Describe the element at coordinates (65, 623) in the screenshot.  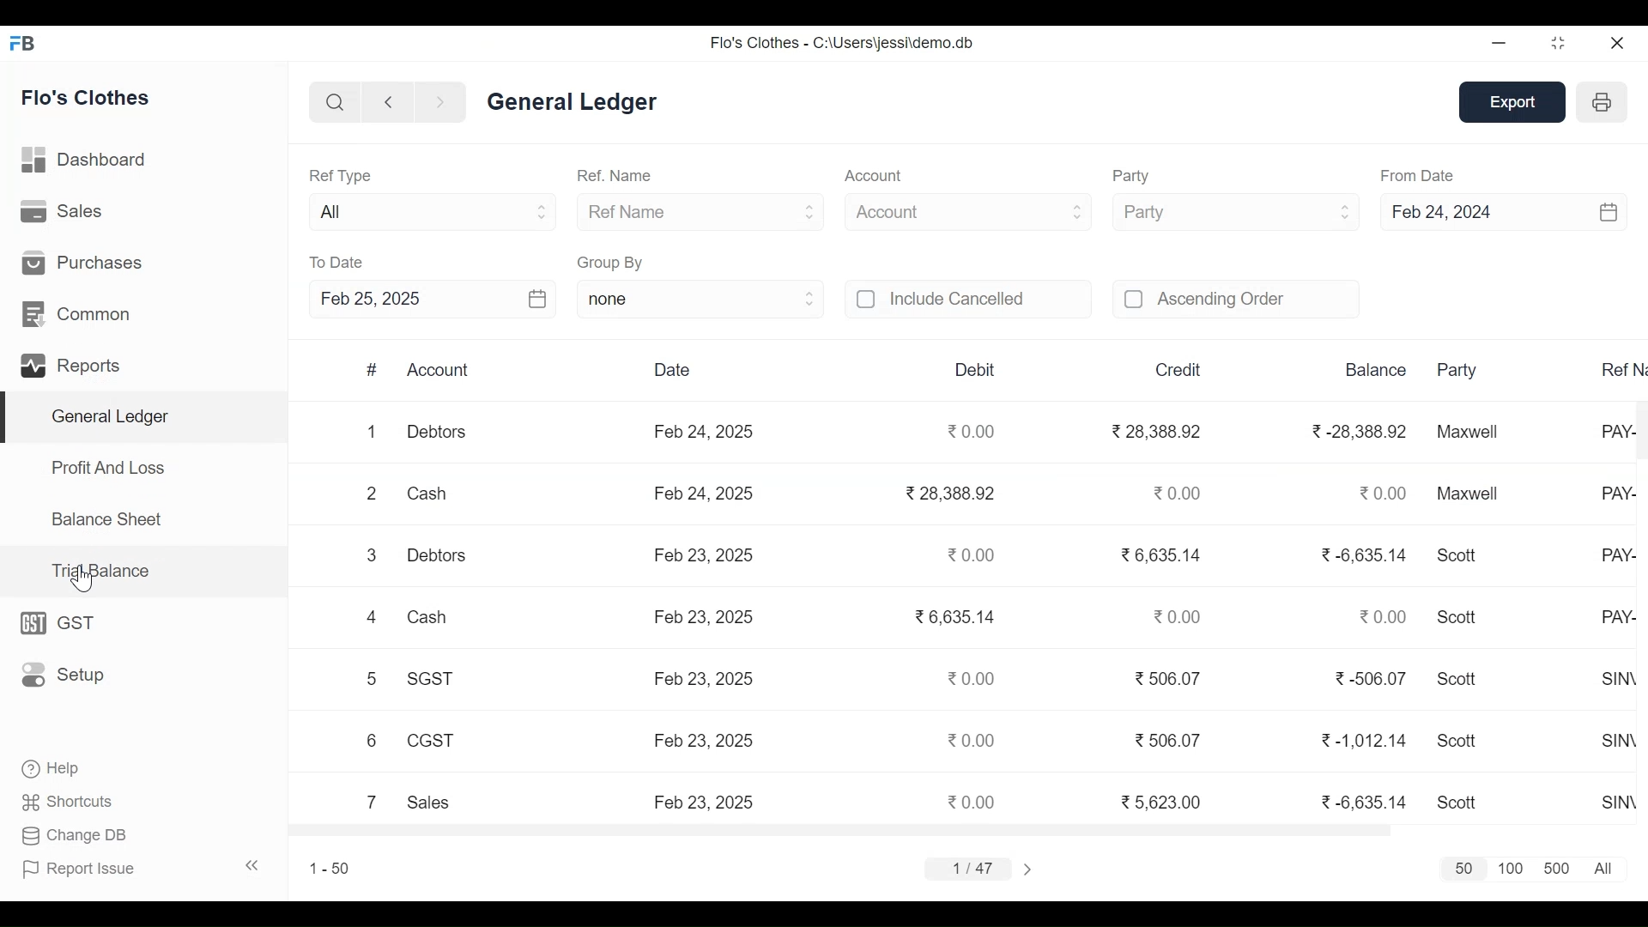
I see `GST` at that location.